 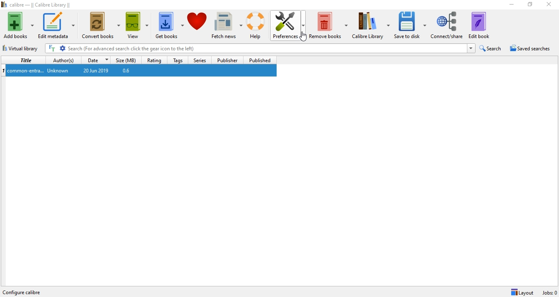 I want to click on Series, so click(x=198, y=59).